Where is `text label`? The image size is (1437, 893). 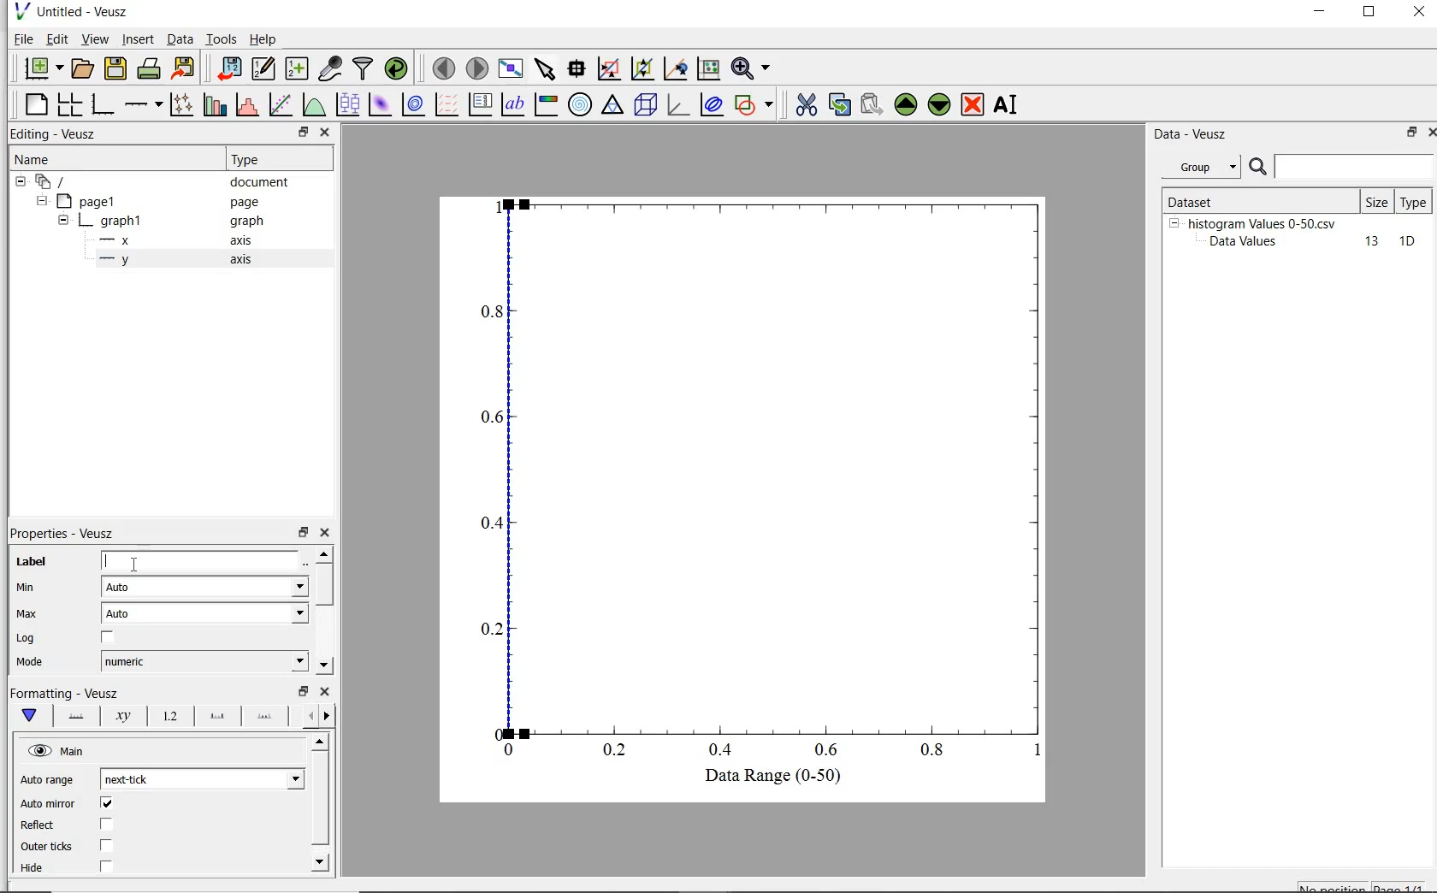
text label is located at coordinates (516, 103).